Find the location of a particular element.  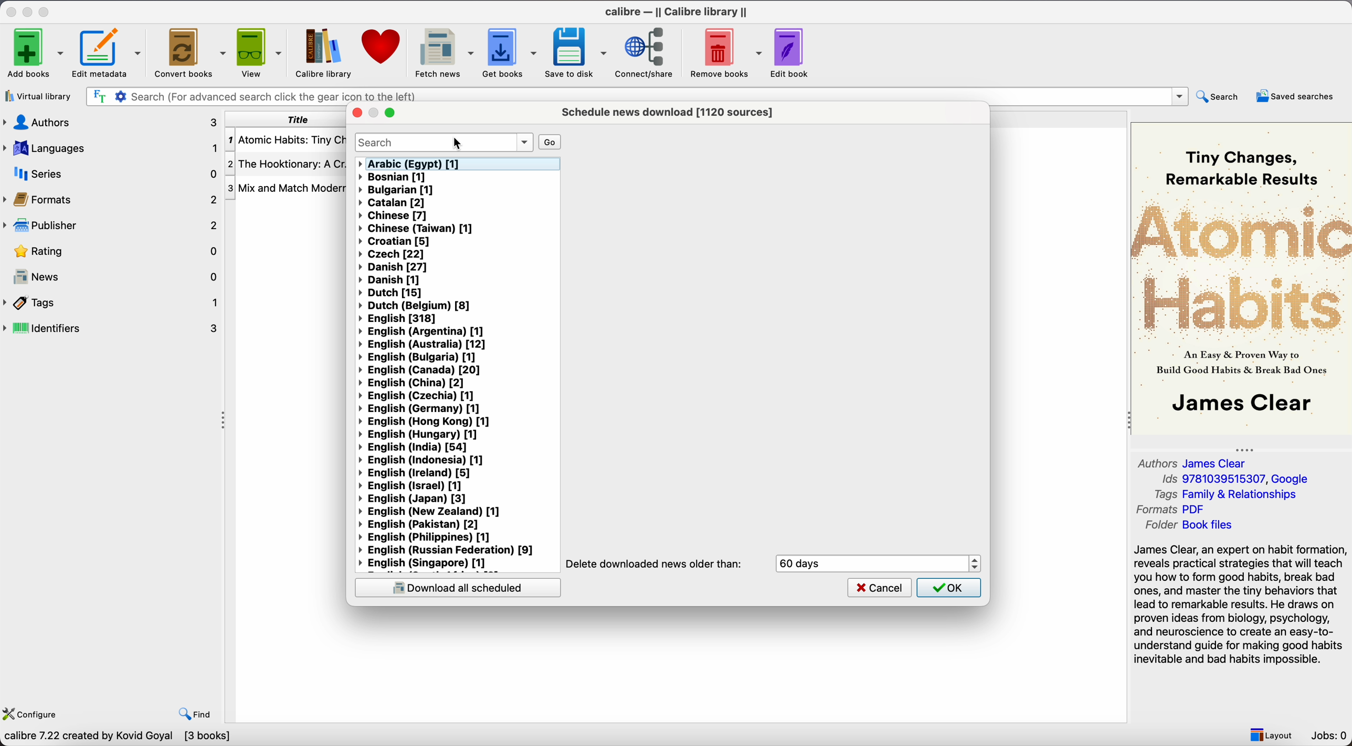

connect/share is located at coordinates (647, 52).